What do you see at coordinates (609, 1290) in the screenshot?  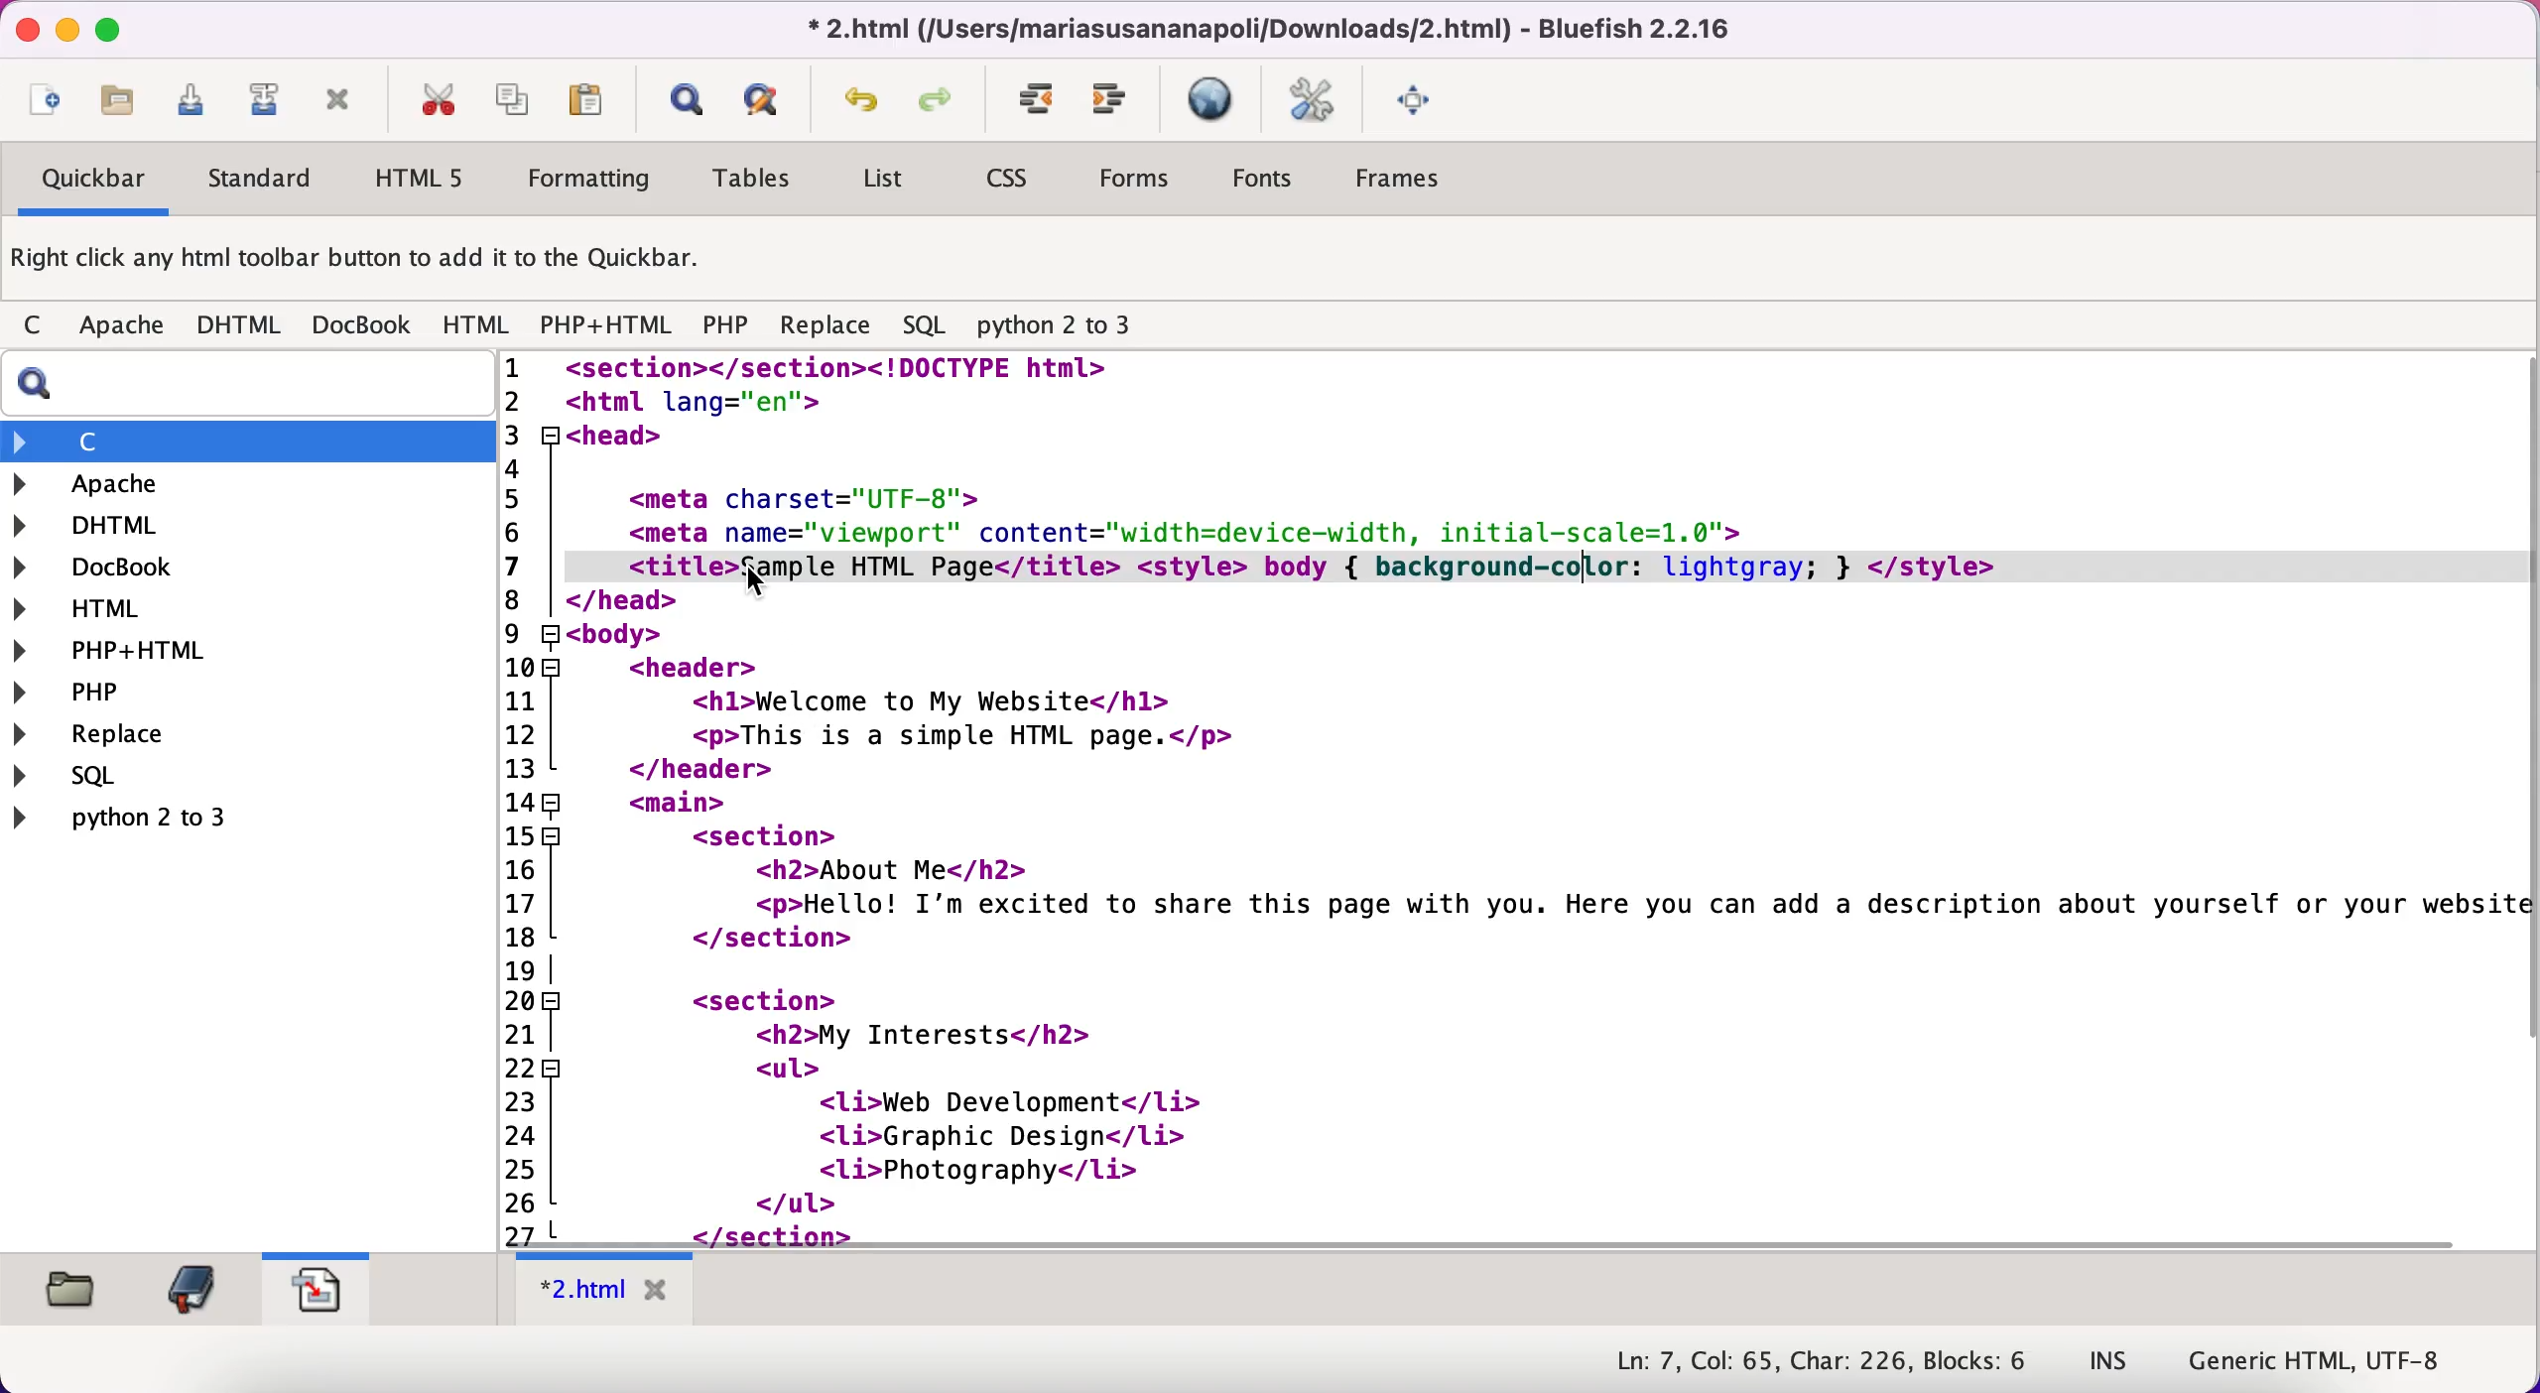 I see `* 2.html` at bounding box center [609, 1290].